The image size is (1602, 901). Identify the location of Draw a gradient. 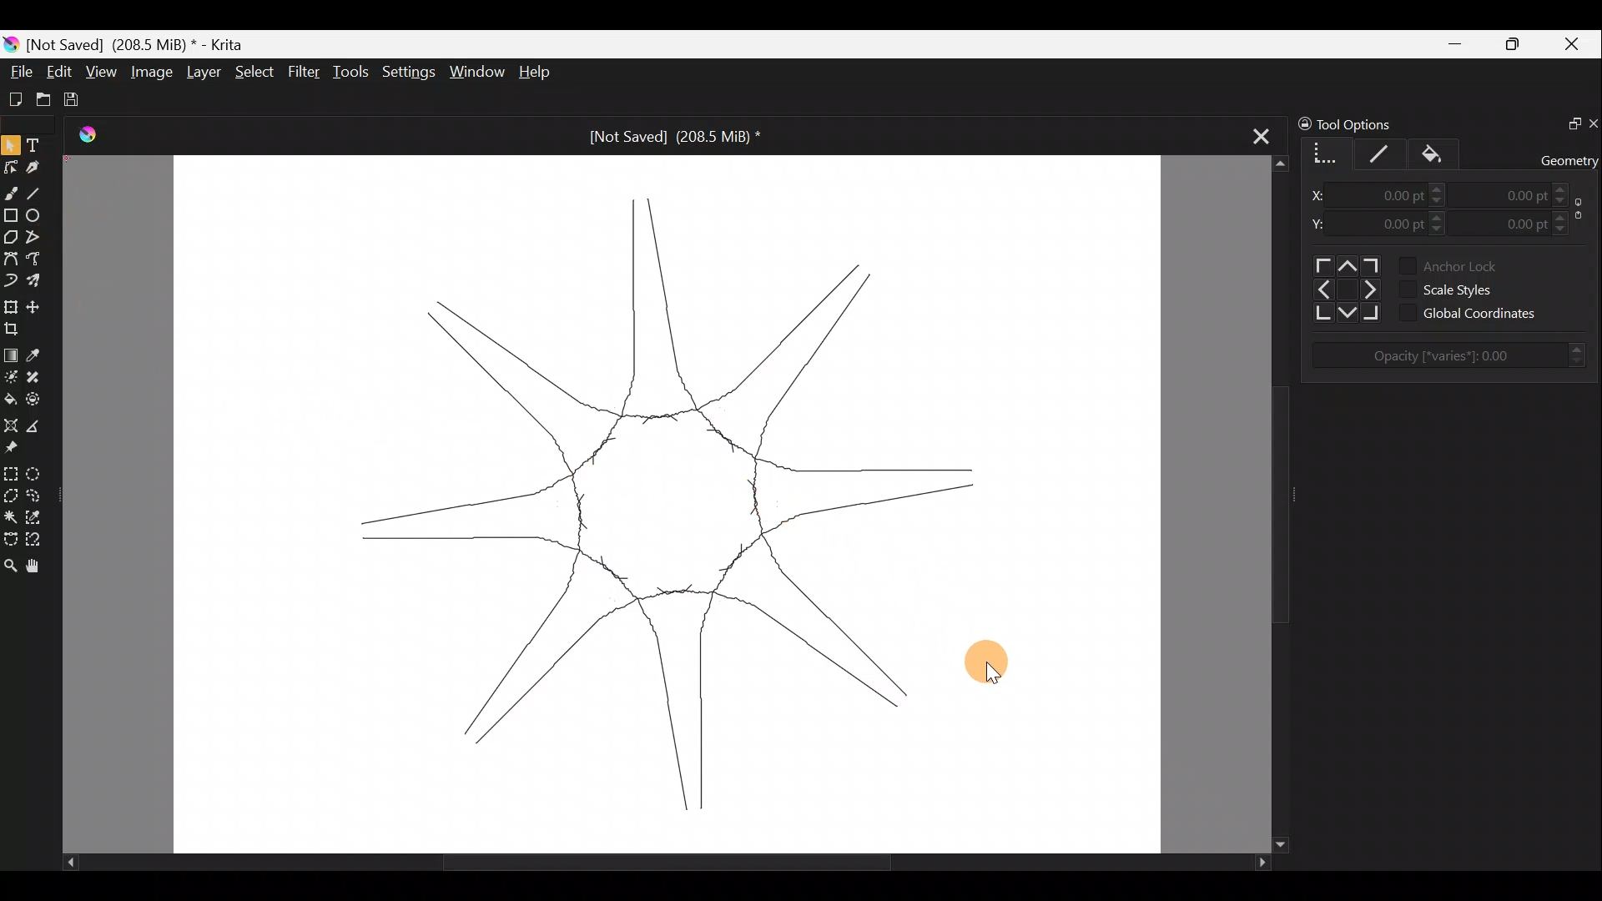
(11, 350).